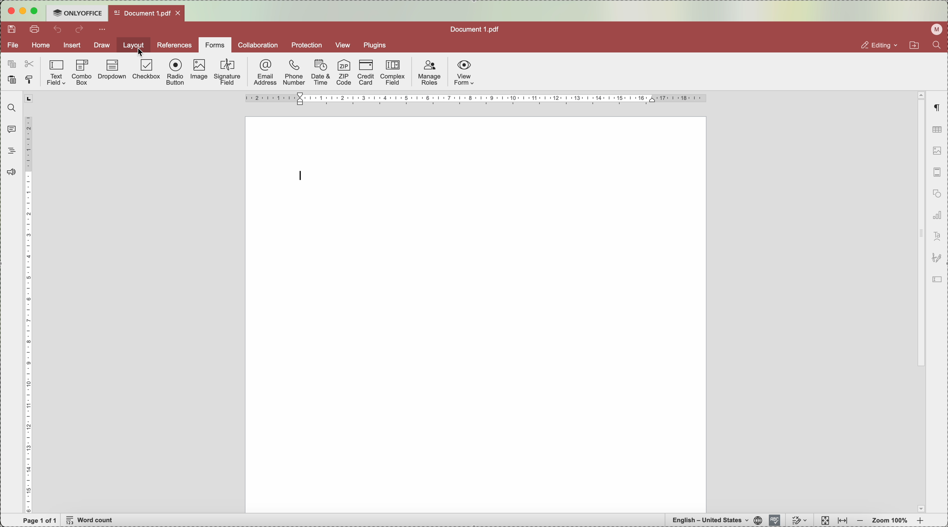 The height and width of the screenshot is (527, 948). Describe the element at coordinates (263, 72) in the screenshot. I see `email address` at that location.